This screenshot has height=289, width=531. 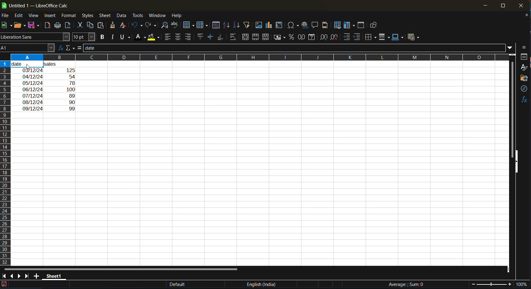 What do you see at coordinates (69, 26) in the screenshot?
I see `toggle print preview` at bounding box center [69, 26].